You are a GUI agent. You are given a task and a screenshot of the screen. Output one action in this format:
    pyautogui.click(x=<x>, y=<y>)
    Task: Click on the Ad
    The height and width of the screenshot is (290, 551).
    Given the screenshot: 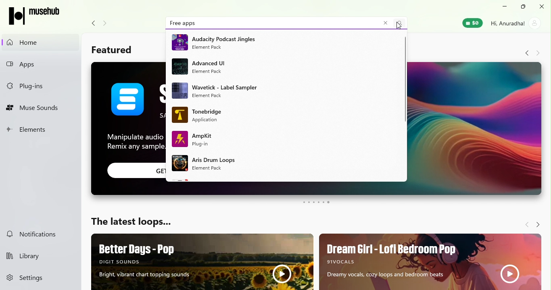 What is the action you would take?
    pyautogui.click(x=275, y=165)
    